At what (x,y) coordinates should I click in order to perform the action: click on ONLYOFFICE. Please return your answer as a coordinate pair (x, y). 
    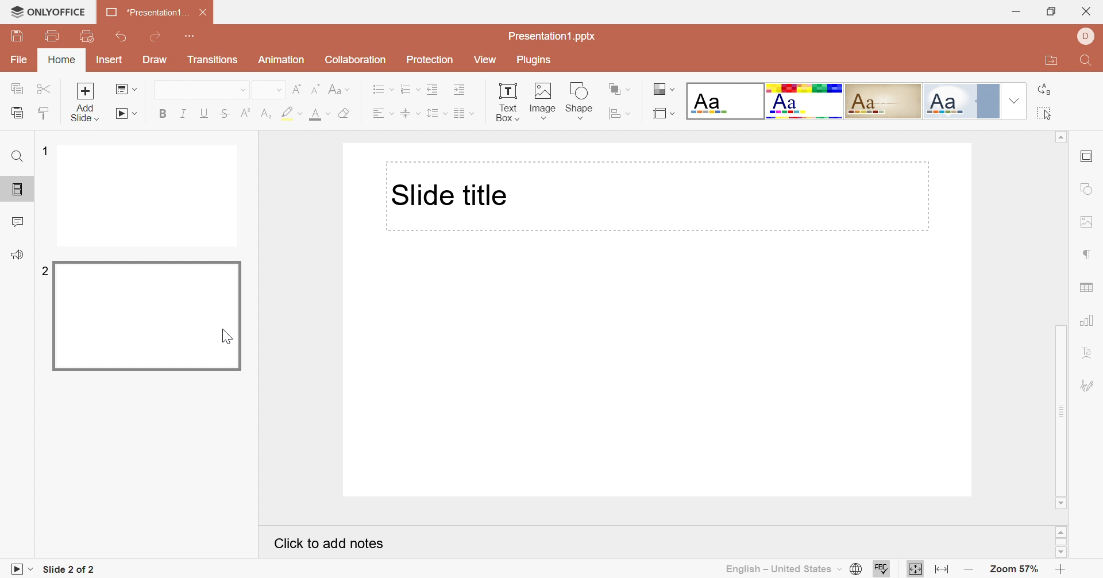
    Looking at the image, I should click on (50, 10).